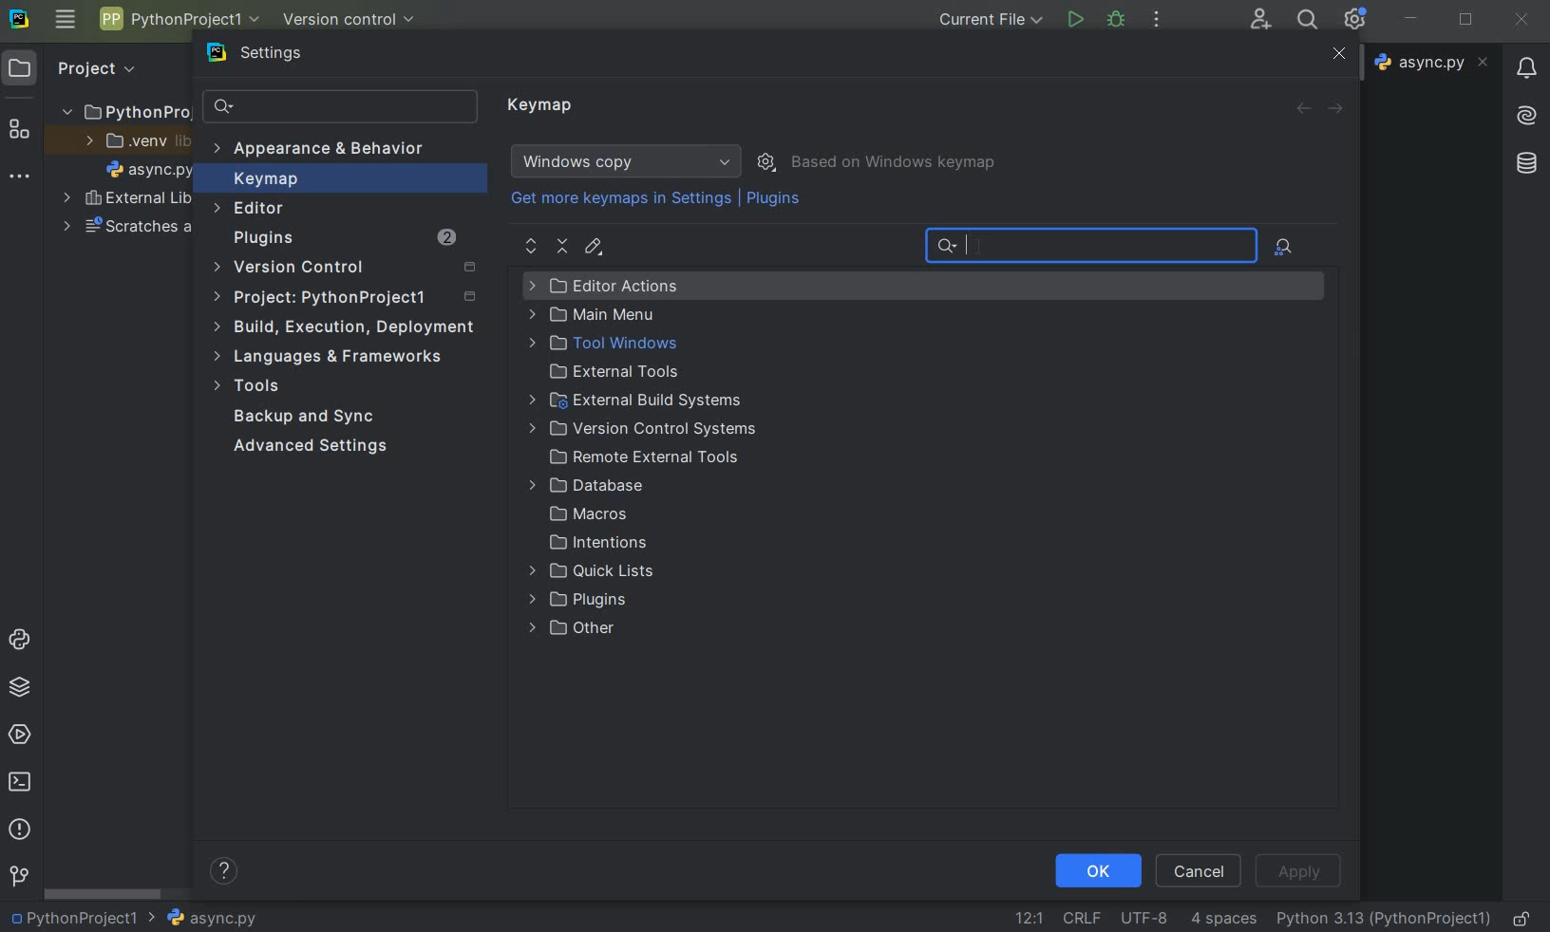 The image size is (1550, 932). I want to click on debug, so click(1117, 18).